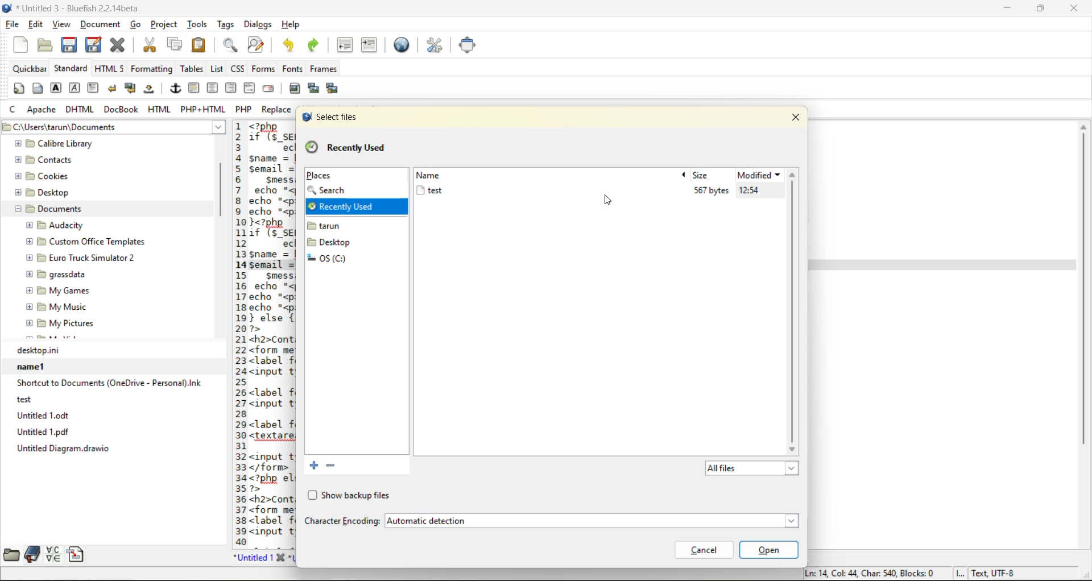 The height and width of the screenshot is (581, 1092). Describe the element at coordinates (75, 88) in the screenshot. I see `emphasis` at that location.